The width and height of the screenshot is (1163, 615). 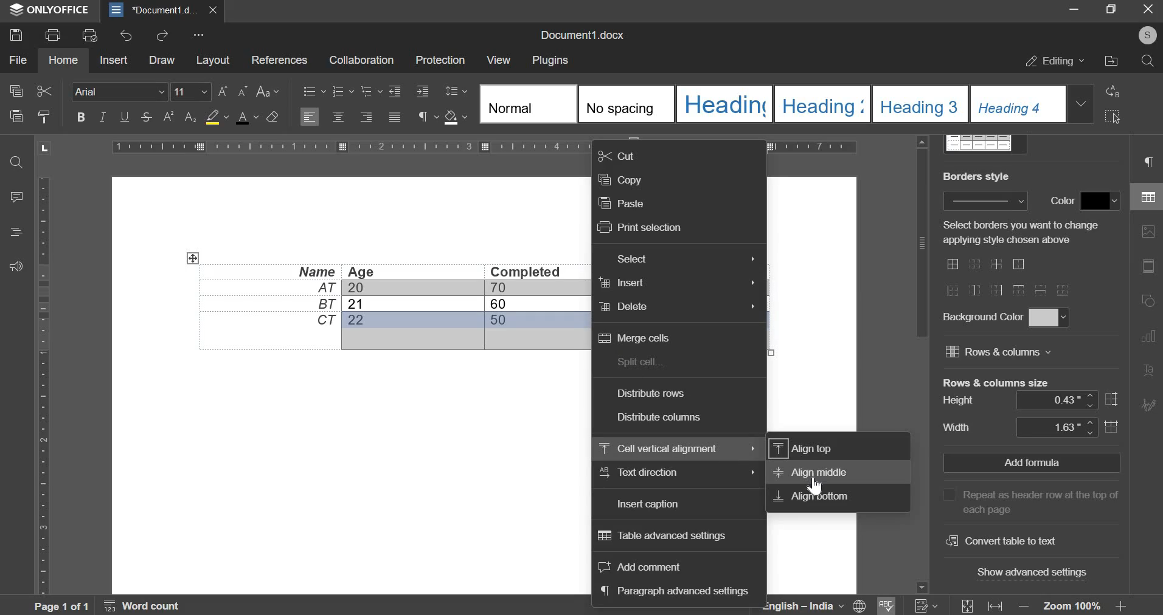 I want to click on collaboration, so click(x=361, y=60).